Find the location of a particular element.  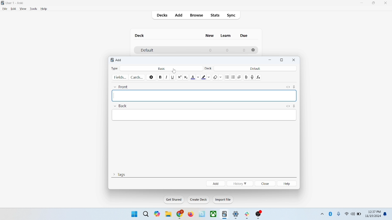

create deck is located at coordinates (199, 200).